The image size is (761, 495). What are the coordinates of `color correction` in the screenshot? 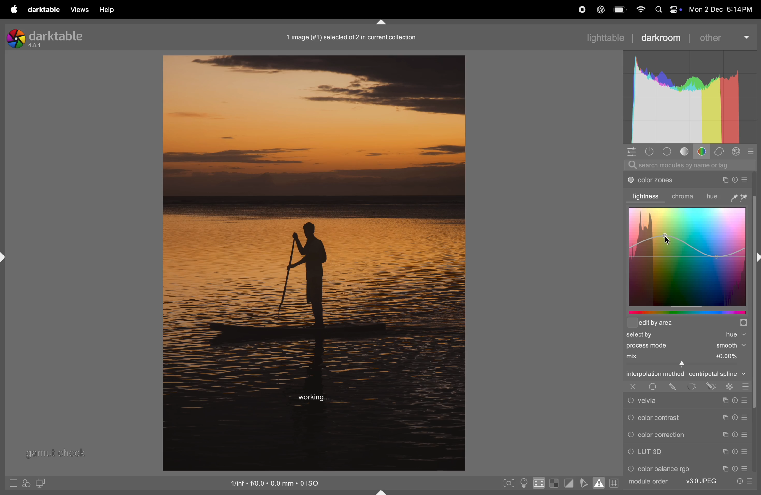 It's located at (667, 435).